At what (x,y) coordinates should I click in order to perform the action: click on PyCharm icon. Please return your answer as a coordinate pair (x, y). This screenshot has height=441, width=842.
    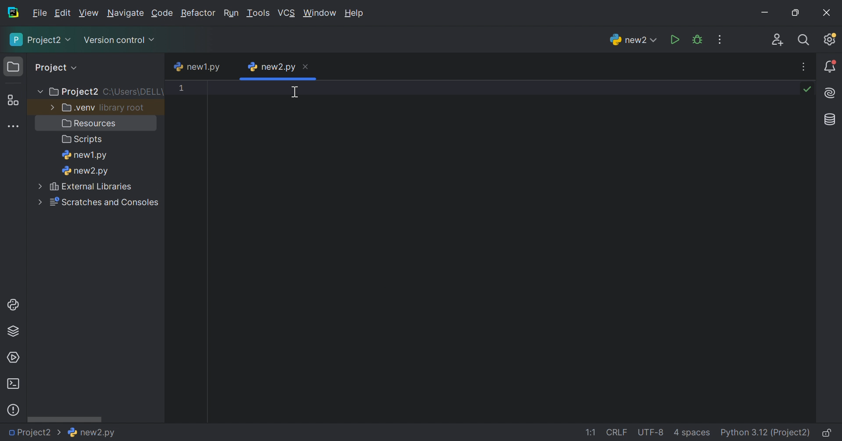
    Looking at the image, I should click on (11, 13).